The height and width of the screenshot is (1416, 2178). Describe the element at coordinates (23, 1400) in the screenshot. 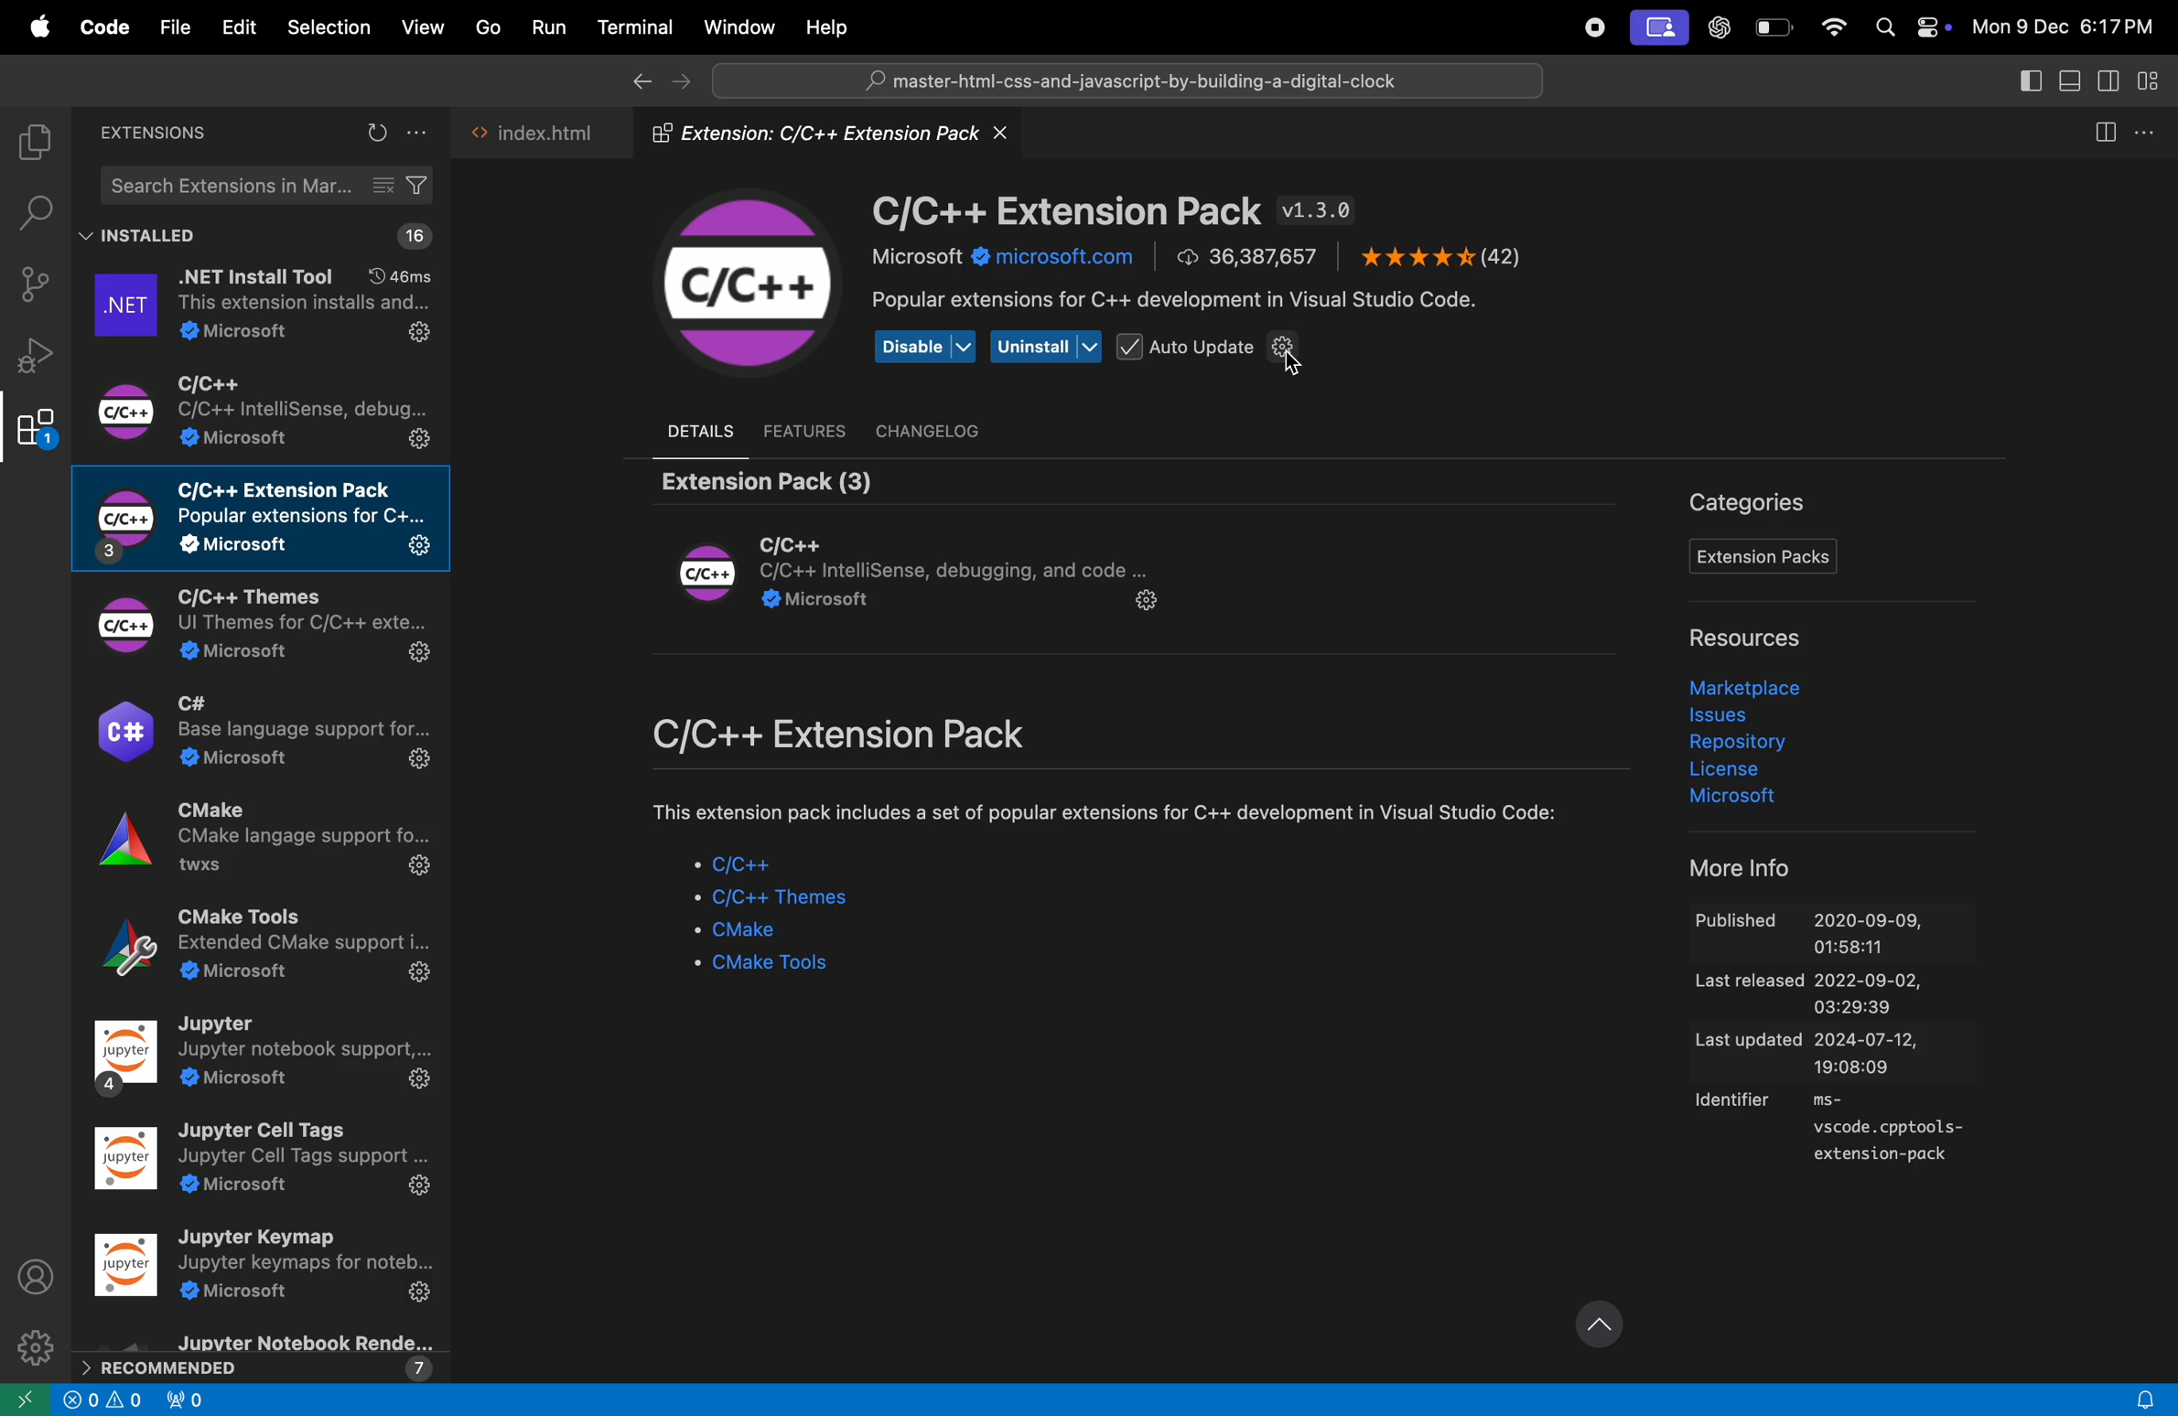

I see `go back` at that location.